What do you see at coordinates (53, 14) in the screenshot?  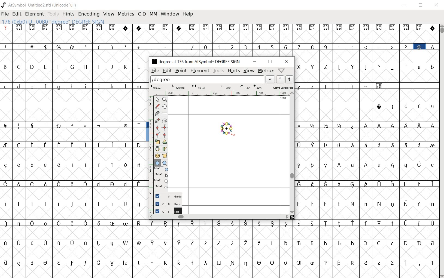 I see `tools` at bounding box center [53, 14].